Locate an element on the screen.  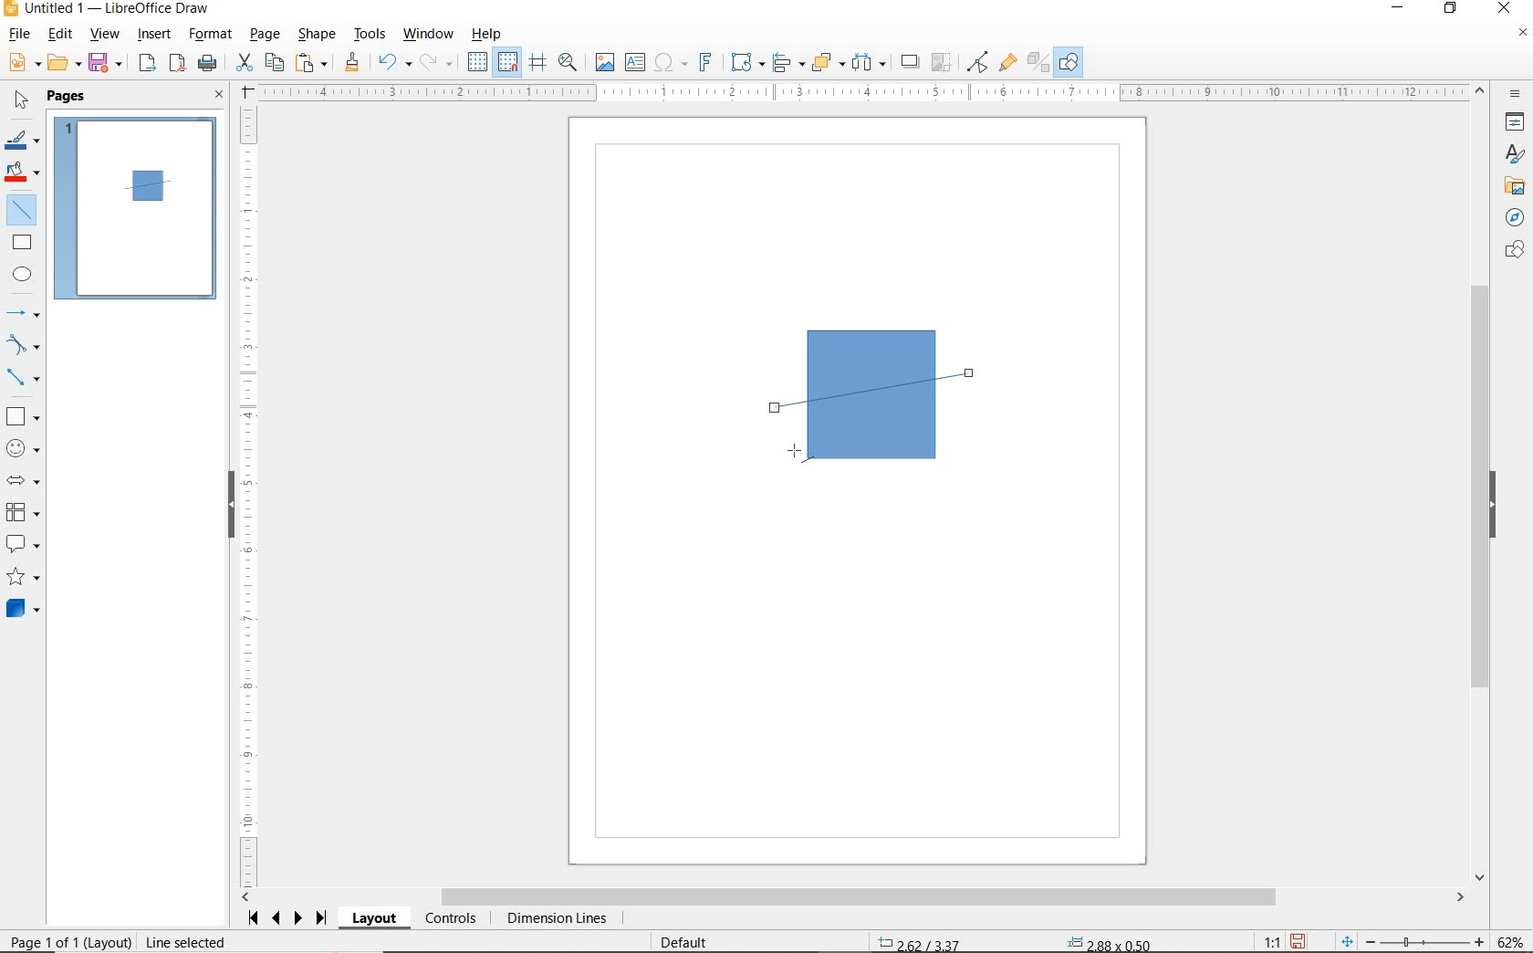
SCROLLBAR is located at coordinates (853, 897).